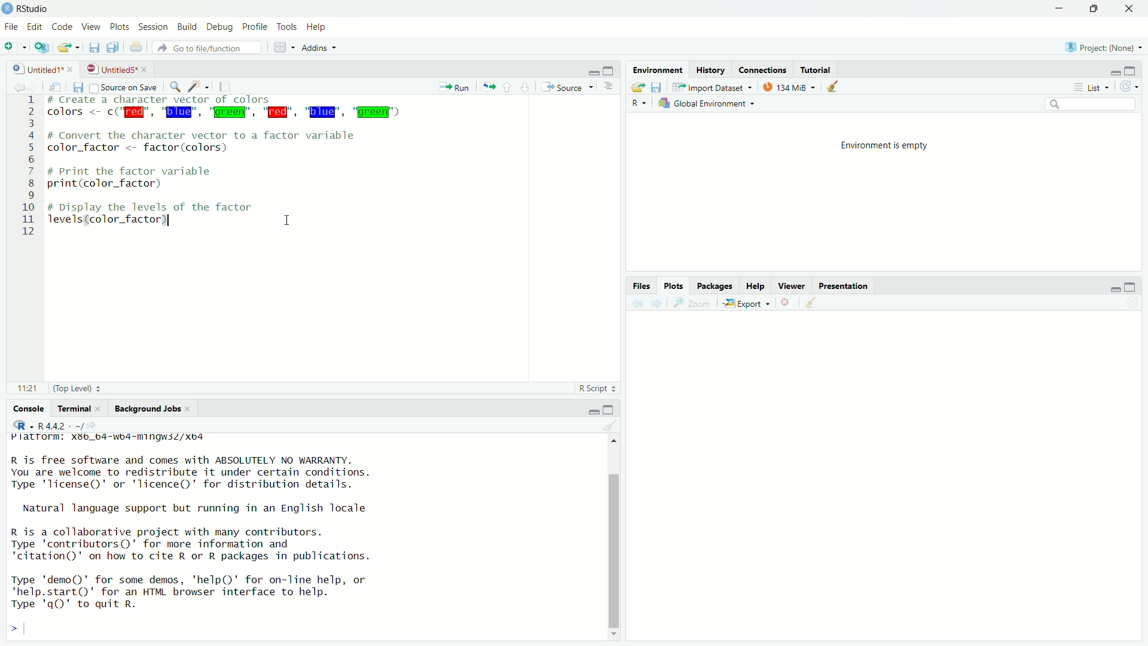  I want to click on view the current working directory, so click(97, 427).